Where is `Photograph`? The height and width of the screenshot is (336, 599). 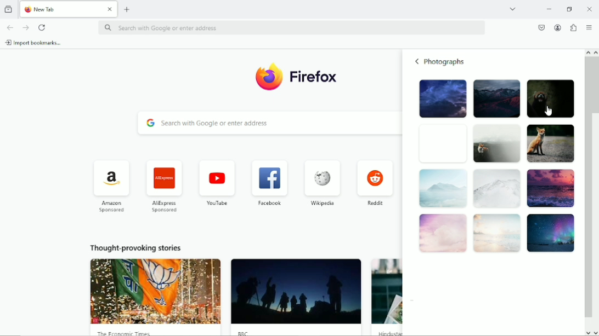
Photograph is located at coordinates (440, 144).